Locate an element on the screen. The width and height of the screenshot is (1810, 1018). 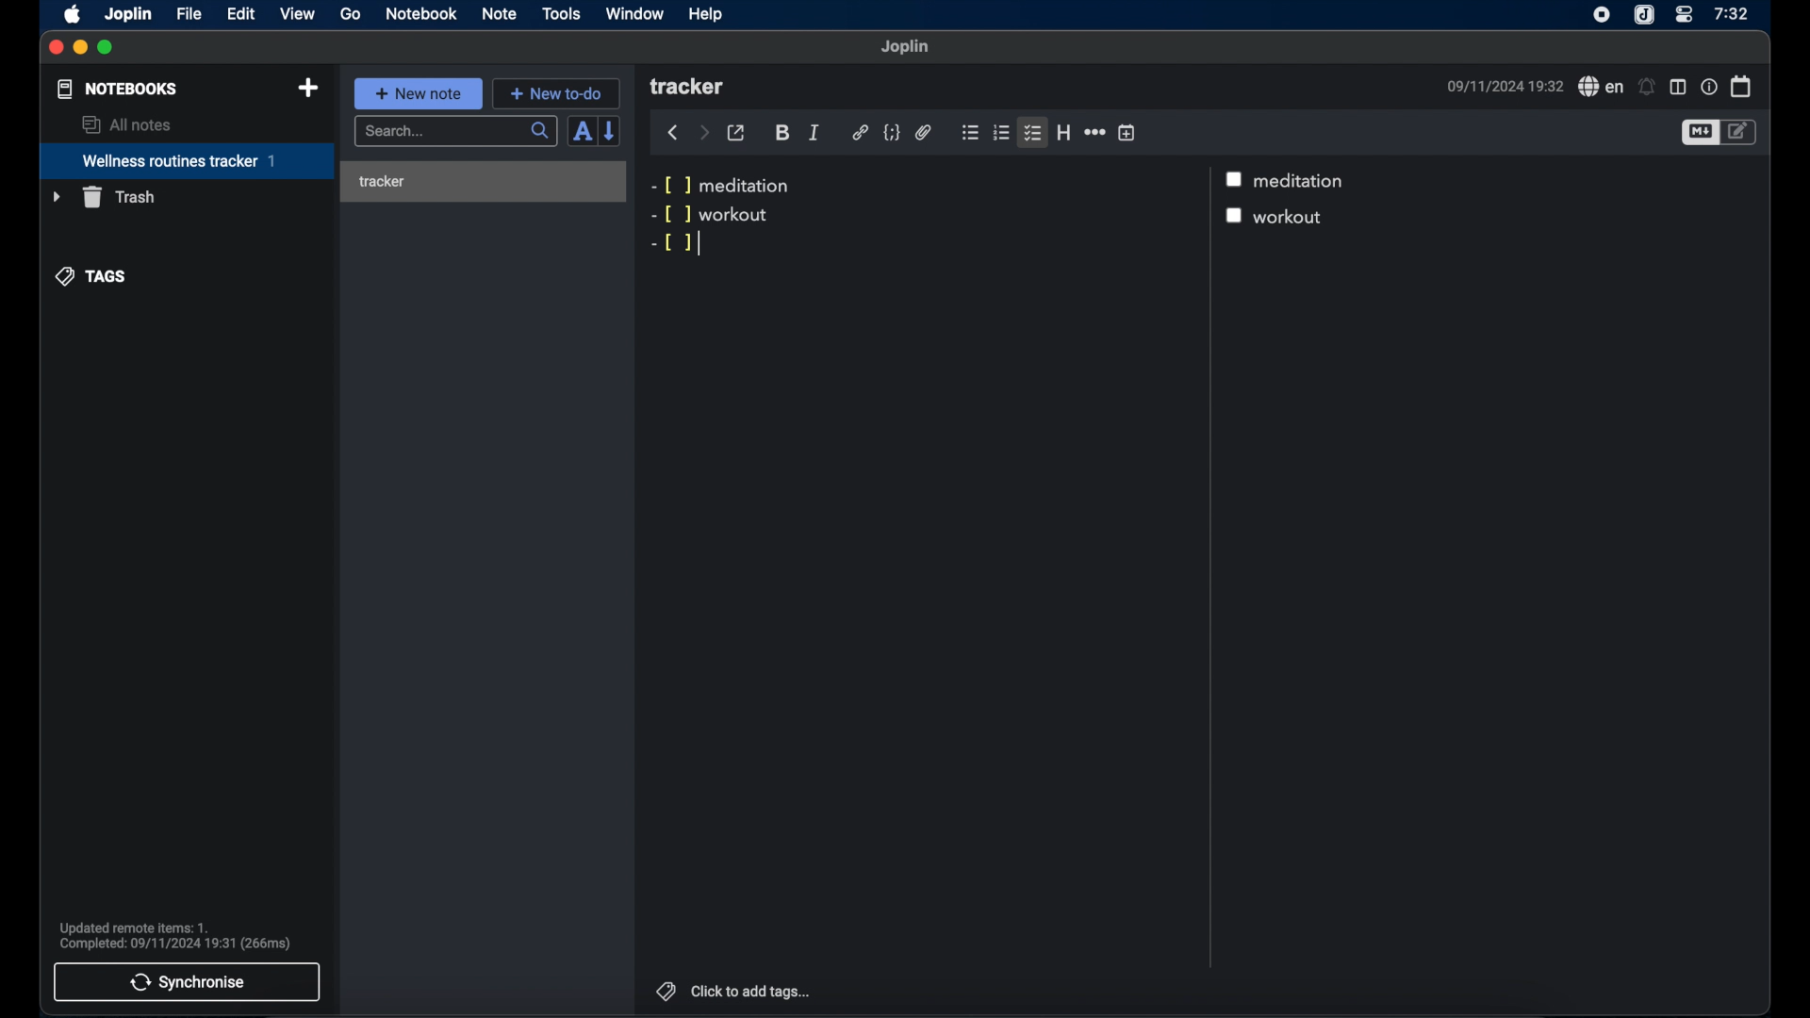
workout is located at coordinates (1294, 218).